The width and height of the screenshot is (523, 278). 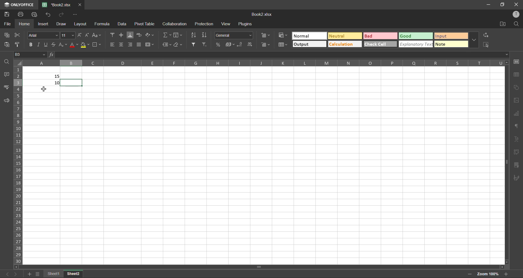 What do you see at coordinates (18, 5) in the screenshot?
I see `only office` at bounding box center [18, 5].